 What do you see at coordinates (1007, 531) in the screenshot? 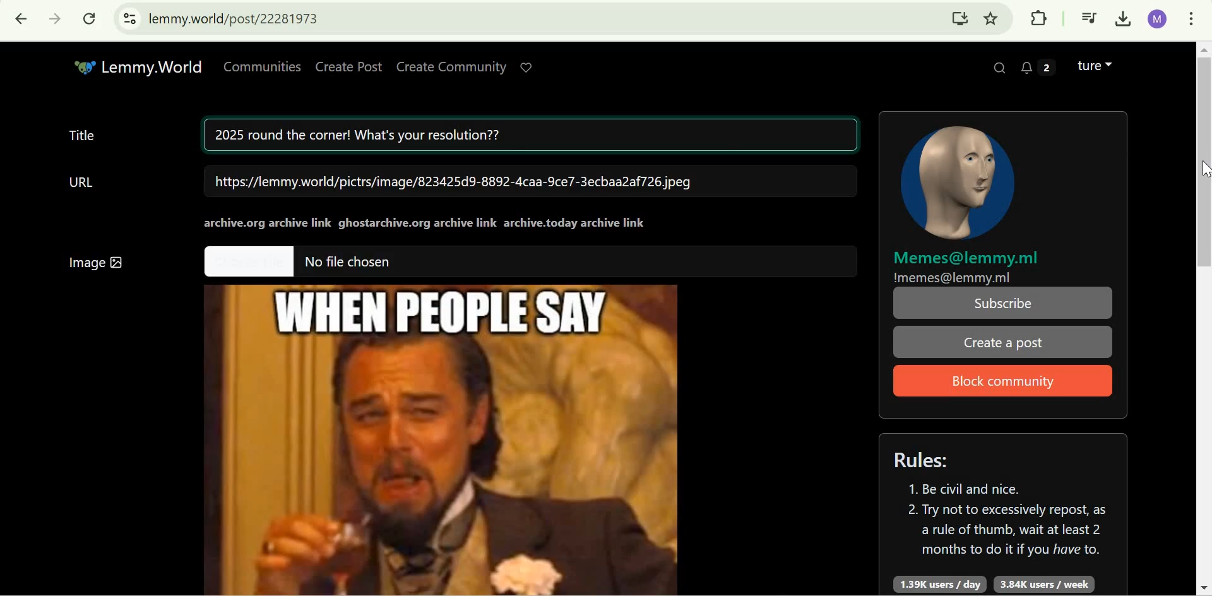
I see `2. Try not to excessively repost, as
a rule of thumb, wait at least 2
months to do it if you have to.` at bounding box center [1007, 531].